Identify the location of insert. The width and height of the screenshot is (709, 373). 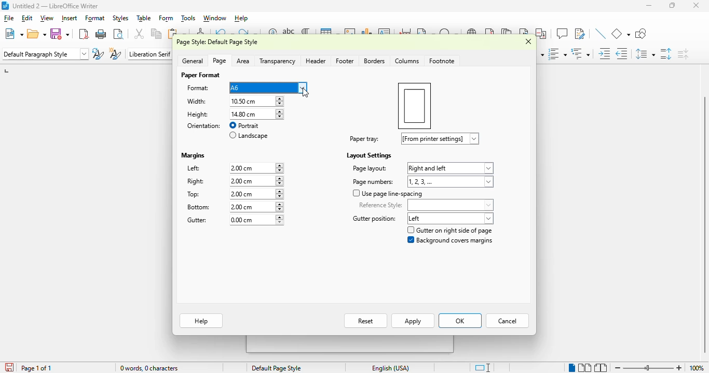
(70, 18).